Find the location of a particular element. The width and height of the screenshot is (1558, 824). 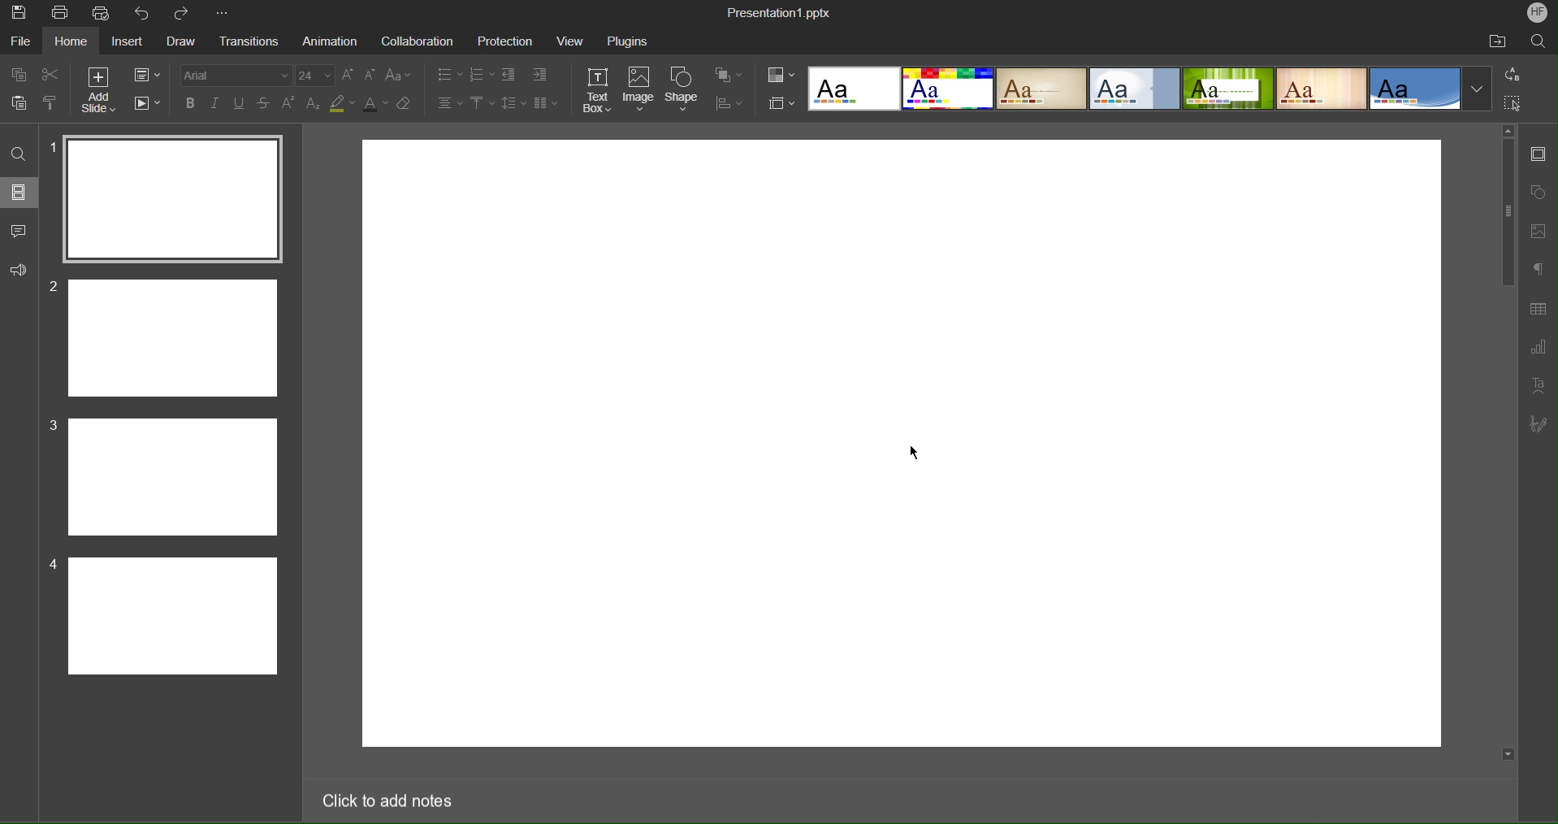

Slide Settings is located at coordinates (779, 102).